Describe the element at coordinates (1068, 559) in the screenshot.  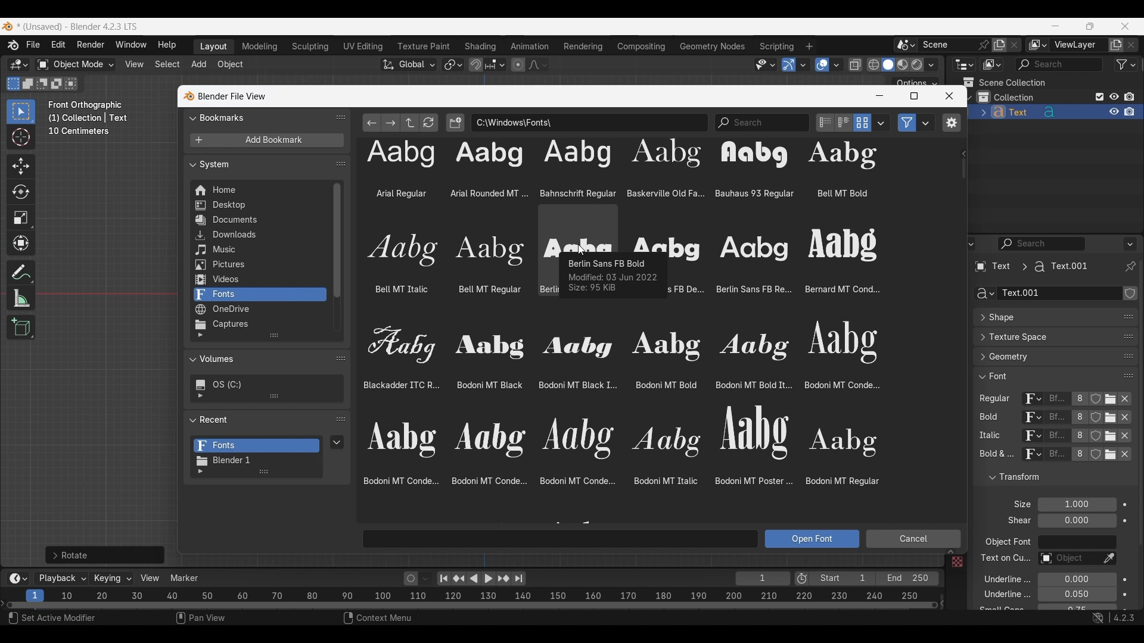
I see `Text on curve` at that location.